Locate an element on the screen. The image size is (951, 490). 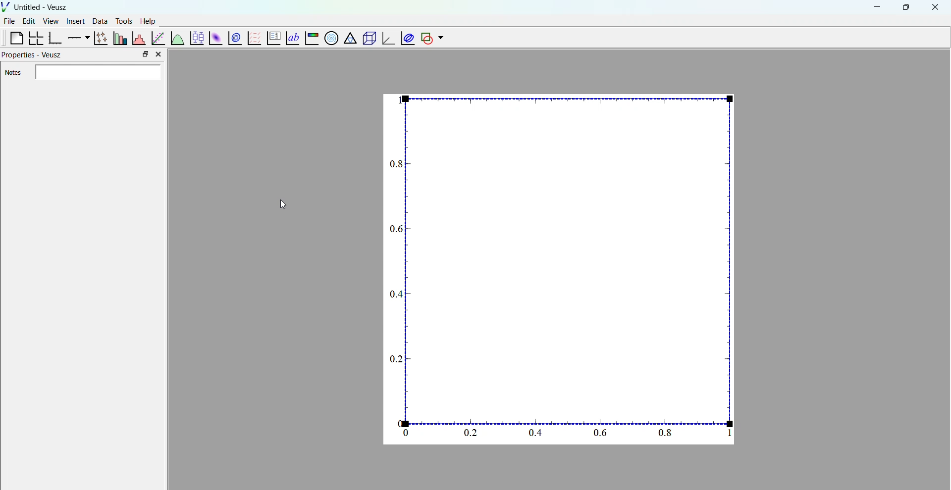
Untitled - Veusz is located at coordinates (42, 7).